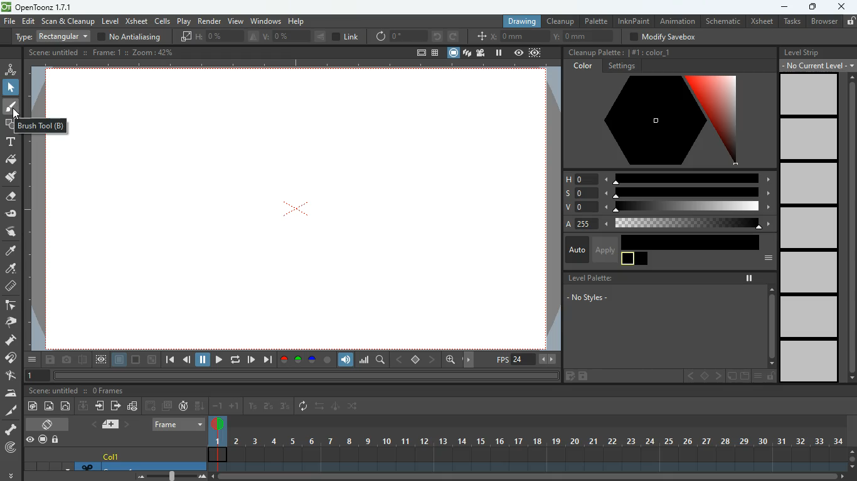 Image resolution: width=857 pixels, height=481 pixels. I want to click on brush, so click(12, 107).